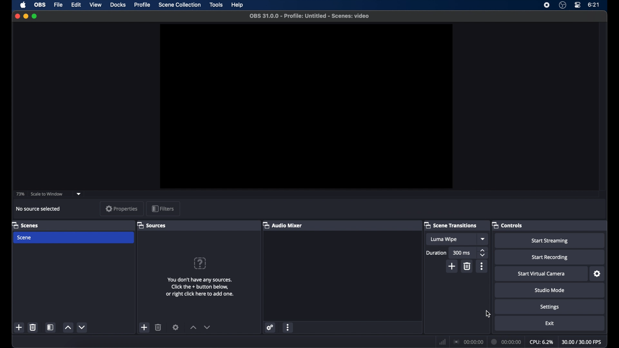 The image size is (619, 348). What do you see at coordinates (41, 5) in the screenshot?
I see `obs` at bounding box center [41, 5].